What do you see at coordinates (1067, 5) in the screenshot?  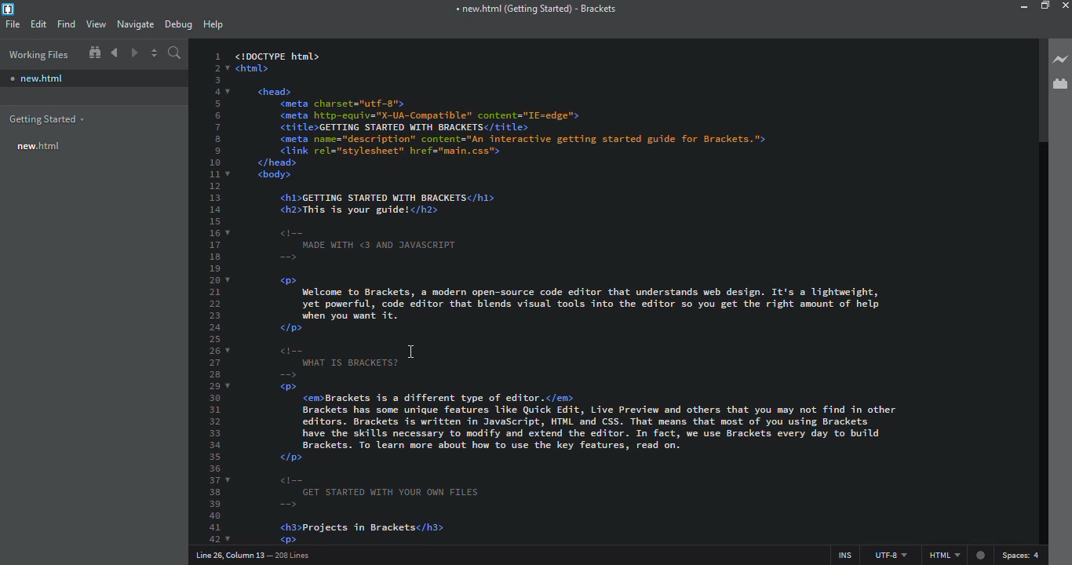 I see `close` at bounding box center [1067, 5].